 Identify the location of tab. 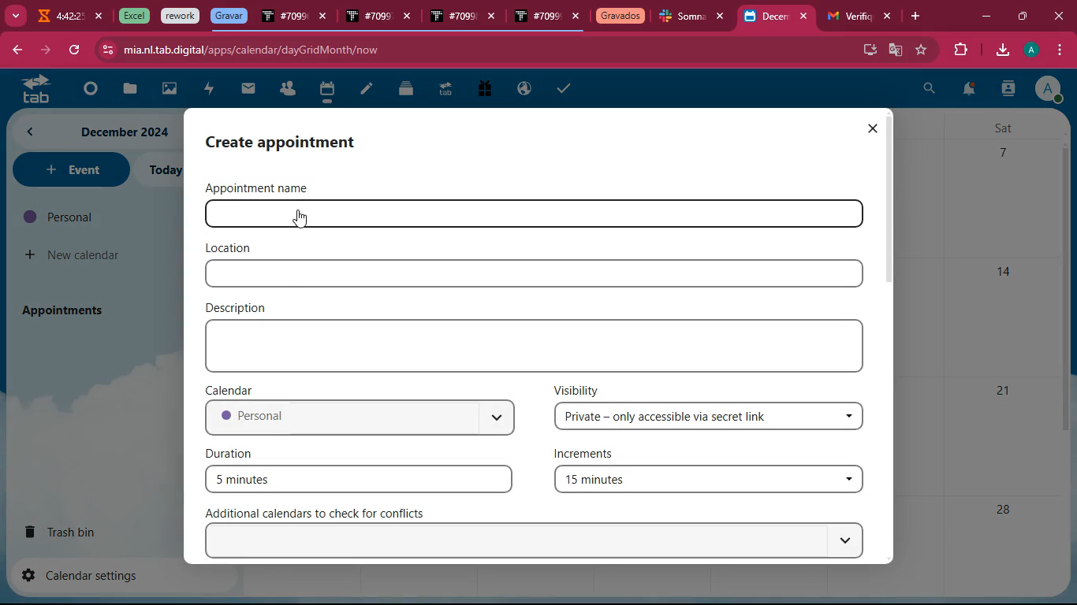
(847, 17).